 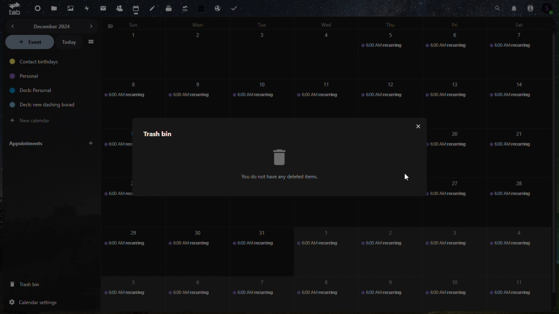 What do you see at coordinates (126, 288) in the screenshot?
I see `5` at bounding box center [126, 288].